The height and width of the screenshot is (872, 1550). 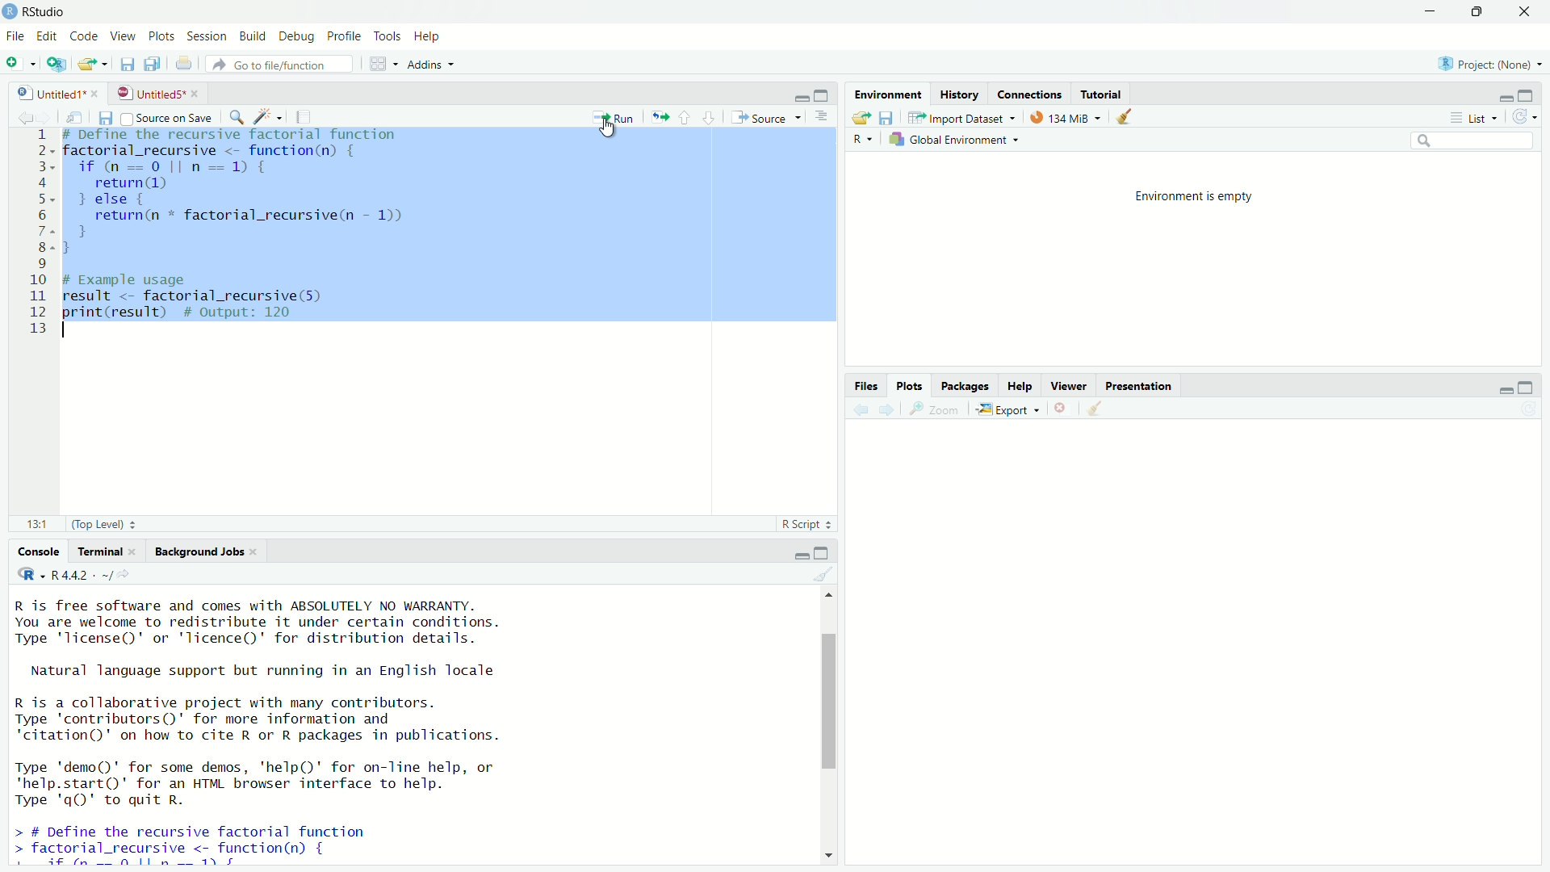 I want to click on Clear console (Ctrl +L), so click(x=831, y=575).